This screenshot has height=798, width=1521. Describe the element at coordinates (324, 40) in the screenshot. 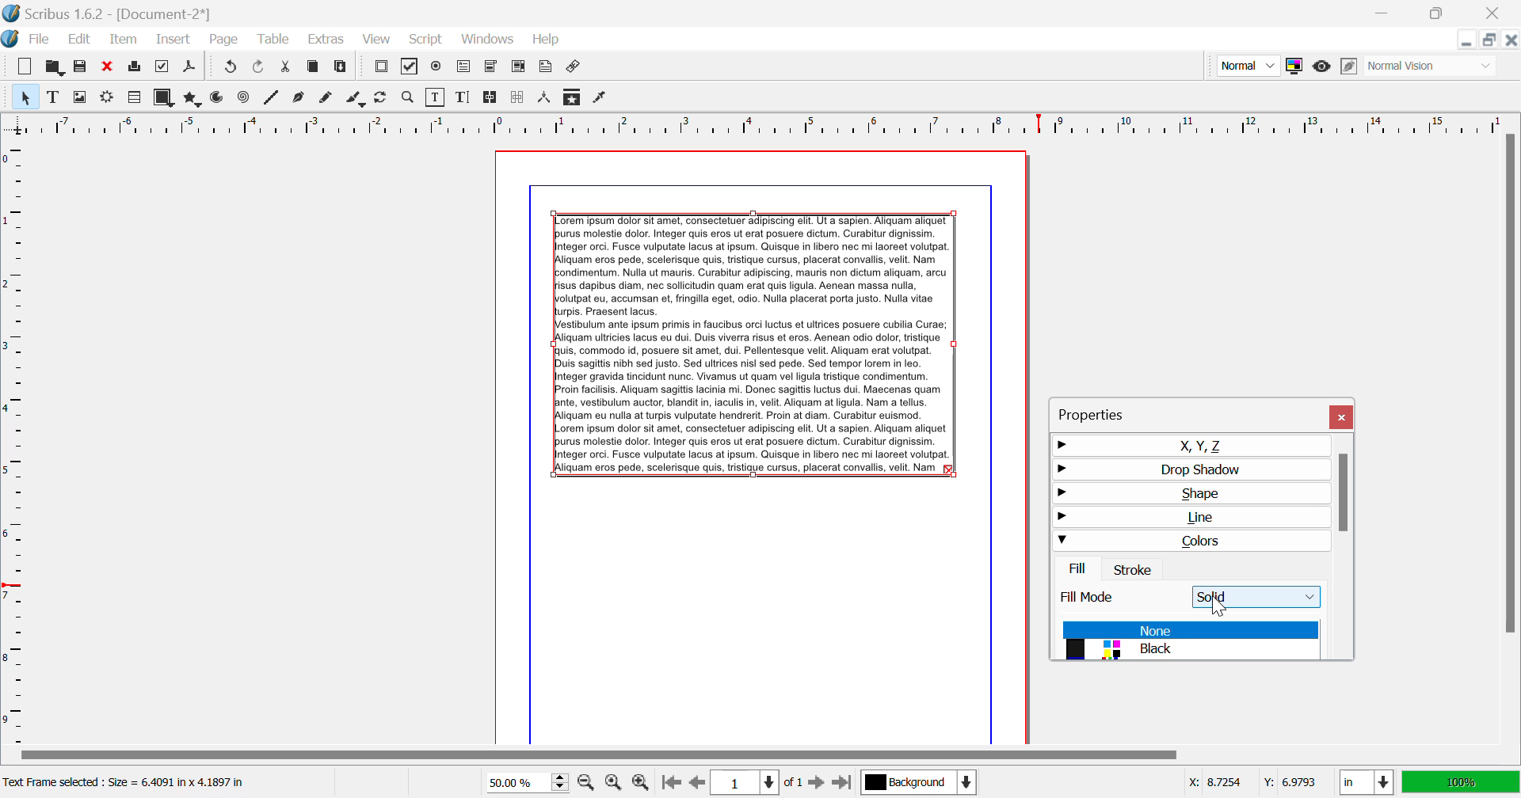

I see `Extras` at that location.